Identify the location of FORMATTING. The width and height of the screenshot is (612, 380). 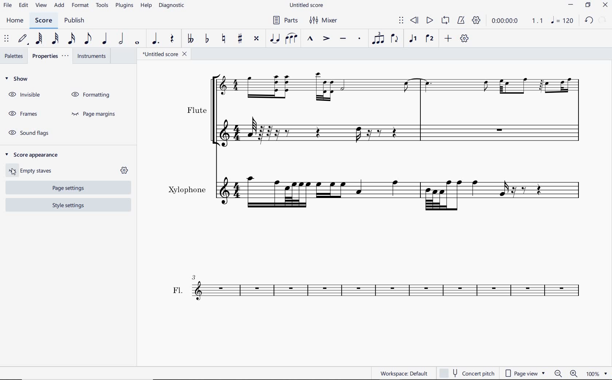
(92, 93).